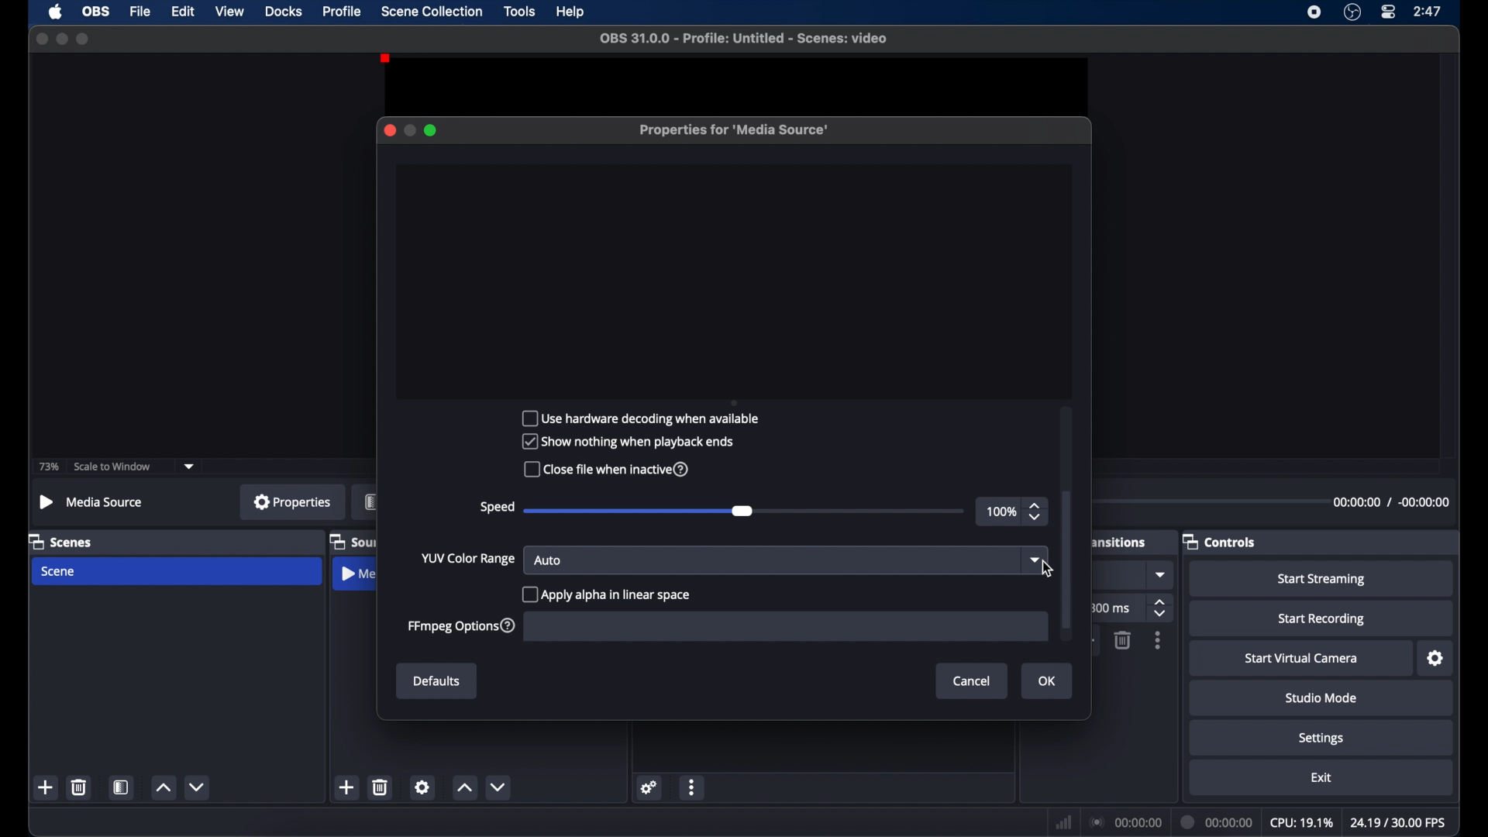 The height and width of the screenshot is (837, 1488). Describe the element at coordinates (614, 470) in the screenshot. I see `Close file when inactive` at that location.